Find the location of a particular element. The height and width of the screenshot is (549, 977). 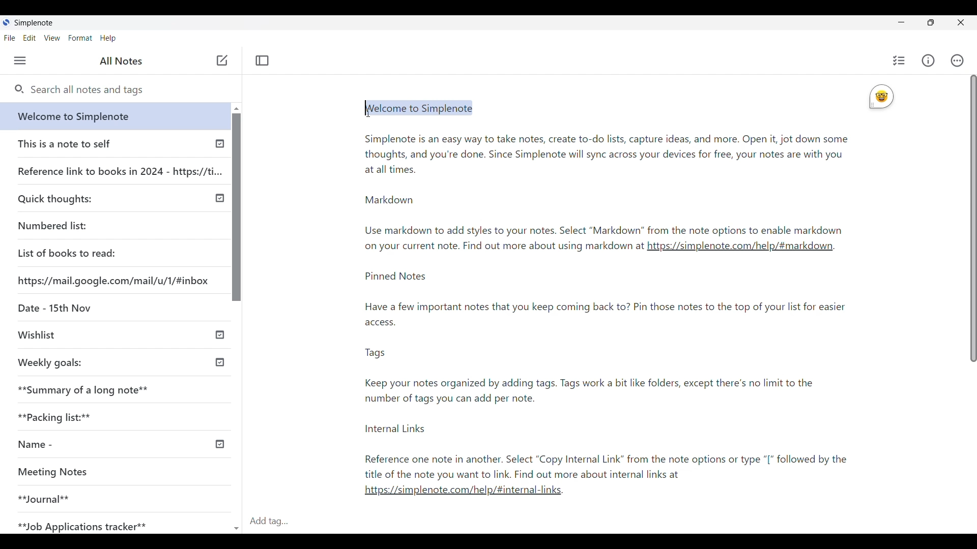

Quick thoughts is located at coordinates (55, 199).